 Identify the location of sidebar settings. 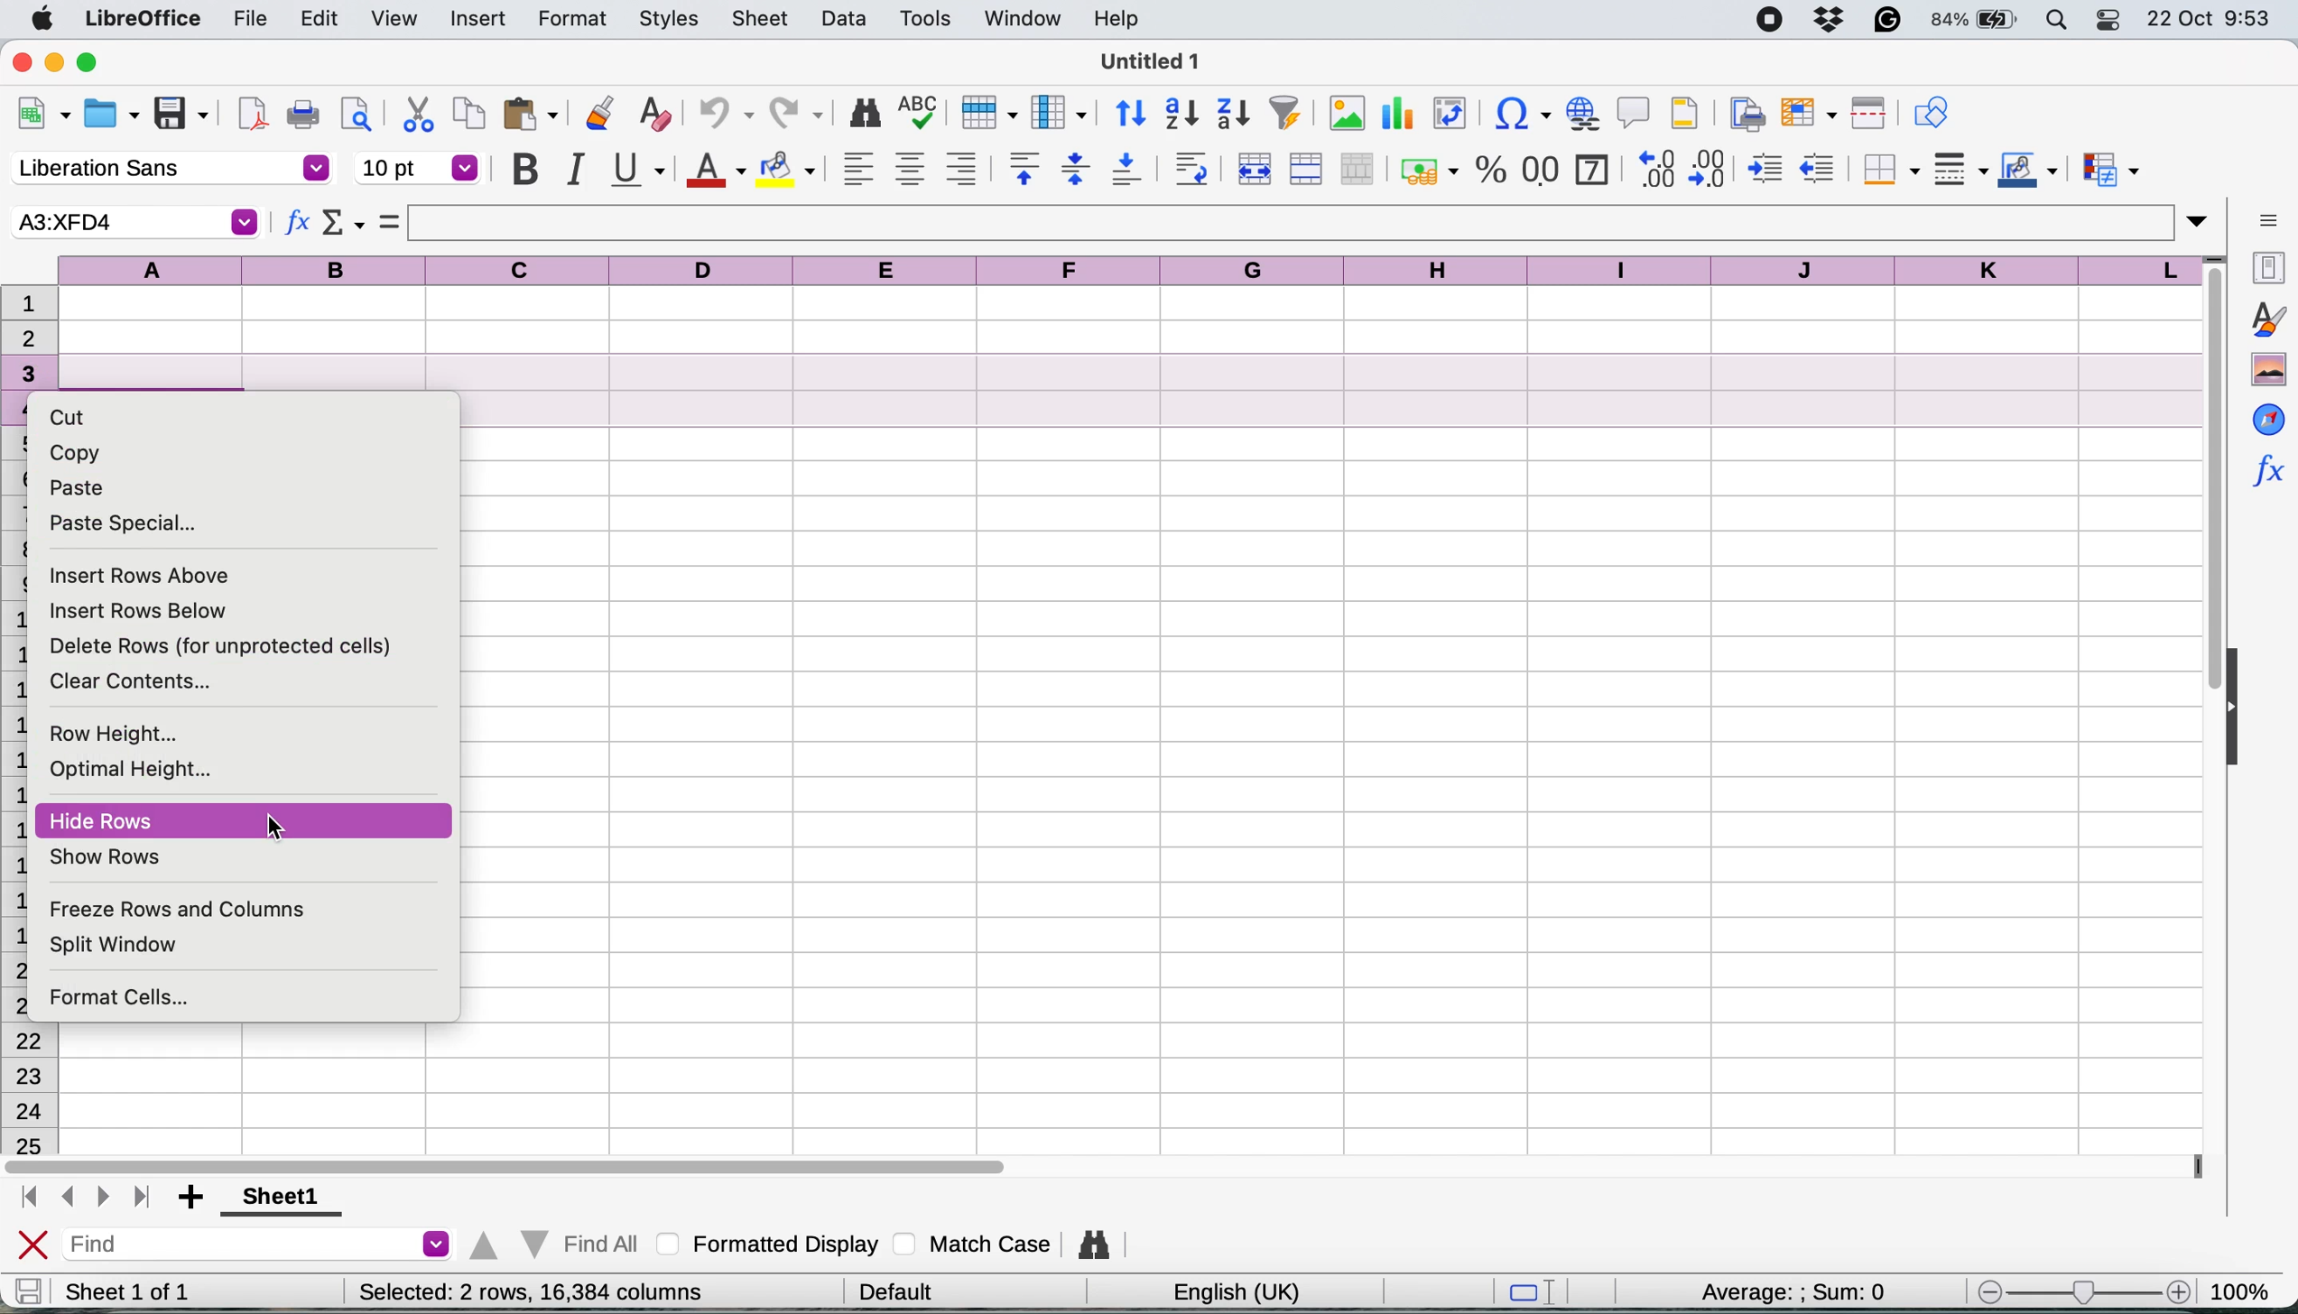
(2268, 218).